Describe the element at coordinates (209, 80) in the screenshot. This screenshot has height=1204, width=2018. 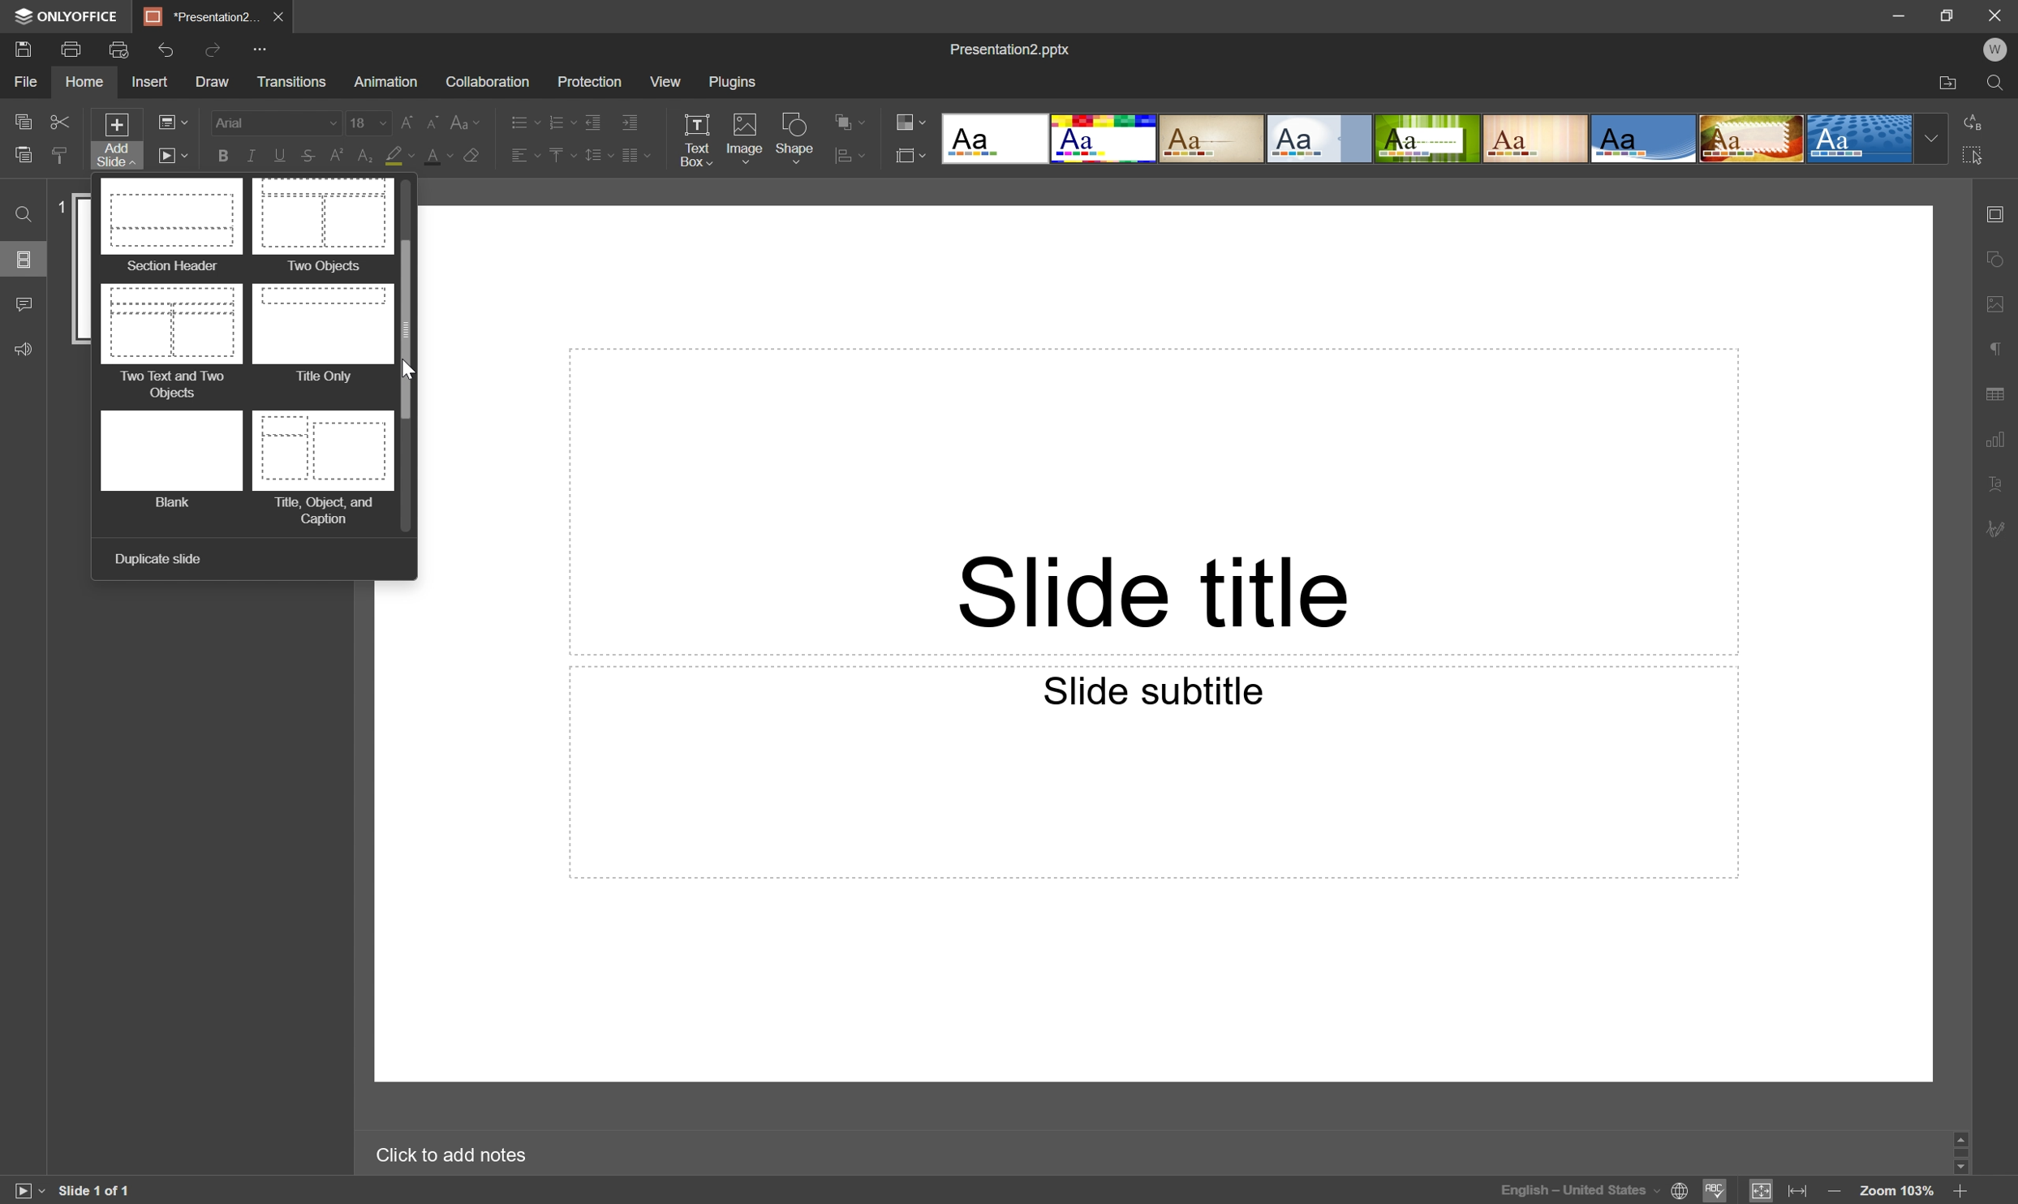
I see `Draw` at that location.